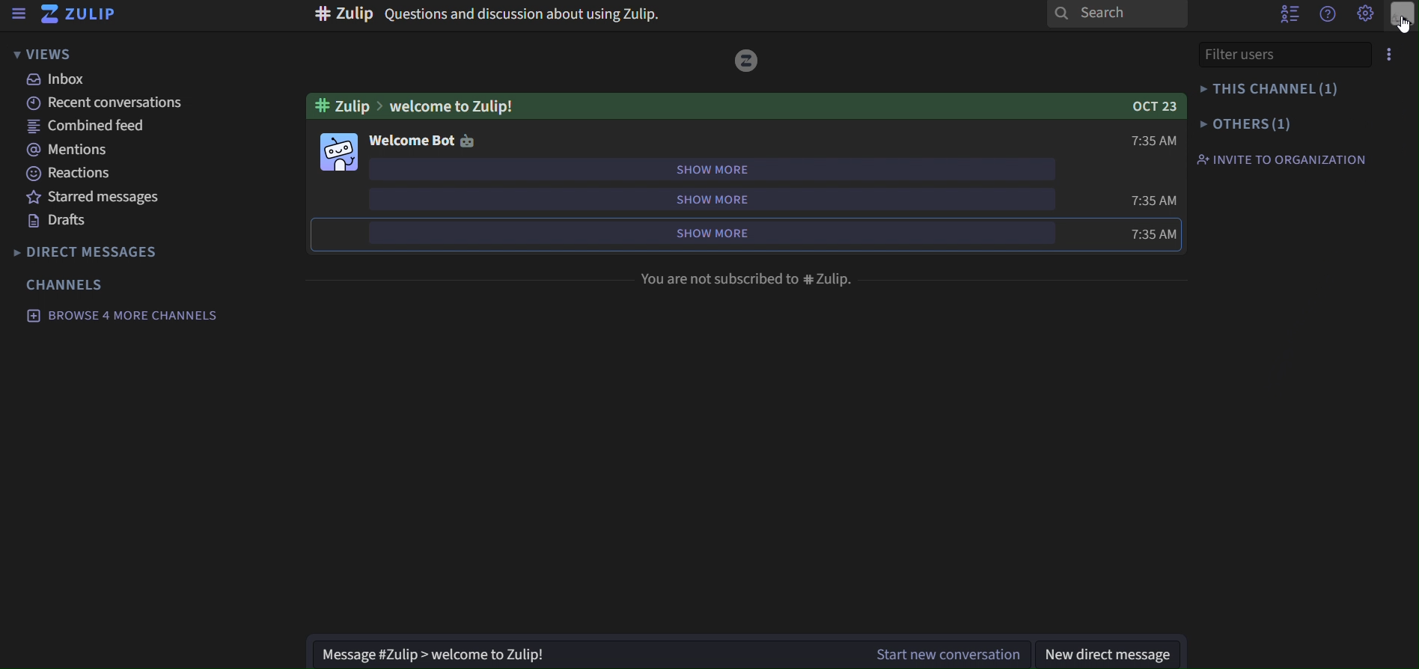 The image size is (1419, 669). Describe the element at coordinates (716, 166) in the screenshot. I see `show more` at that location.